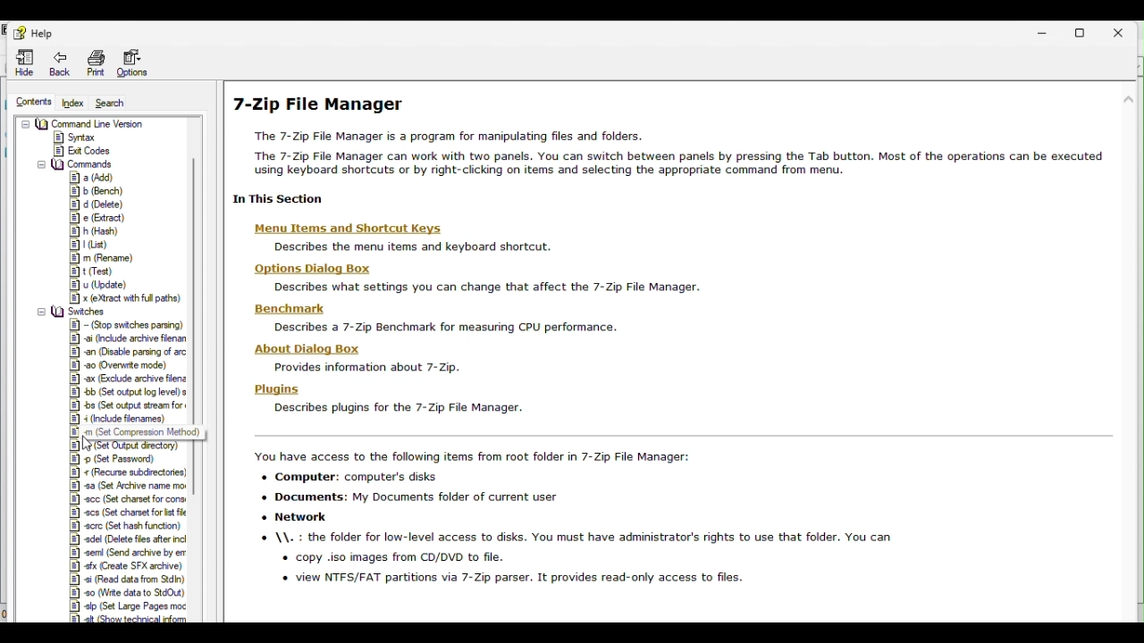 Image resolution: width=1144 pixels, height=643 pixels. Describe the element at coordinates (124, 297) in the screenshot. I see `extract` at that location.